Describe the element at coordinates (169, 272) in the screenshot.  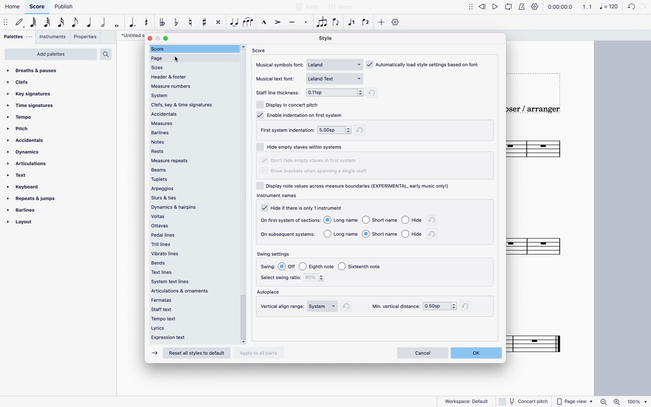
I see `text lines` at that location.